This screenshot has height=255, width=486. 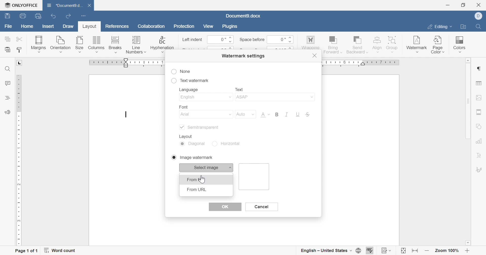 What do you see at coordinates (286, 114) in the screenshot?
I see `italic` at bounding box center [286, 114].